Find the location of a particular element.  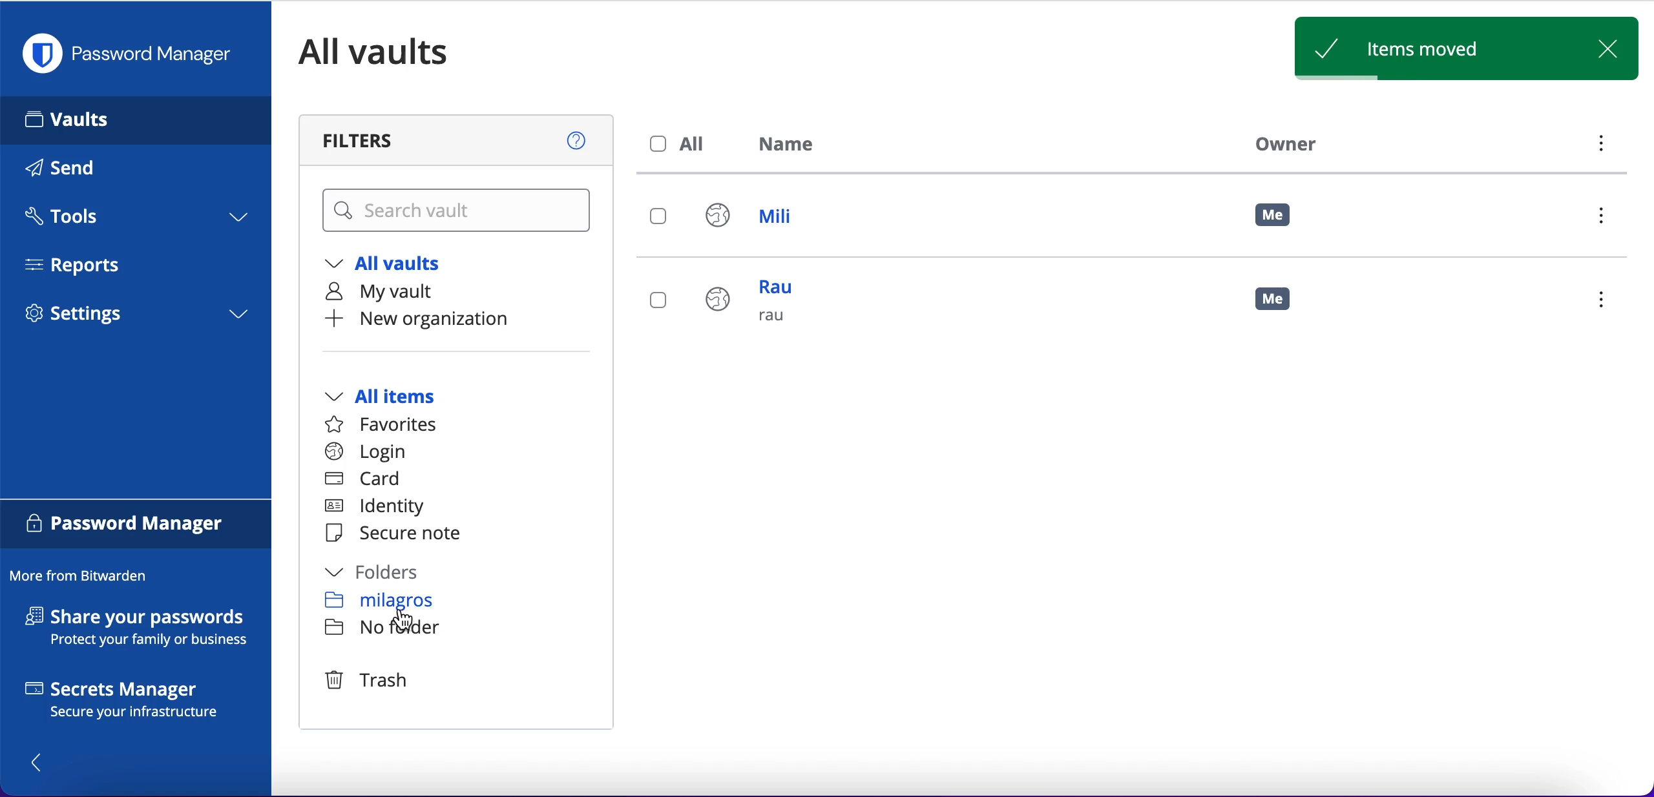

milagros is located at coordinates (381, 602).